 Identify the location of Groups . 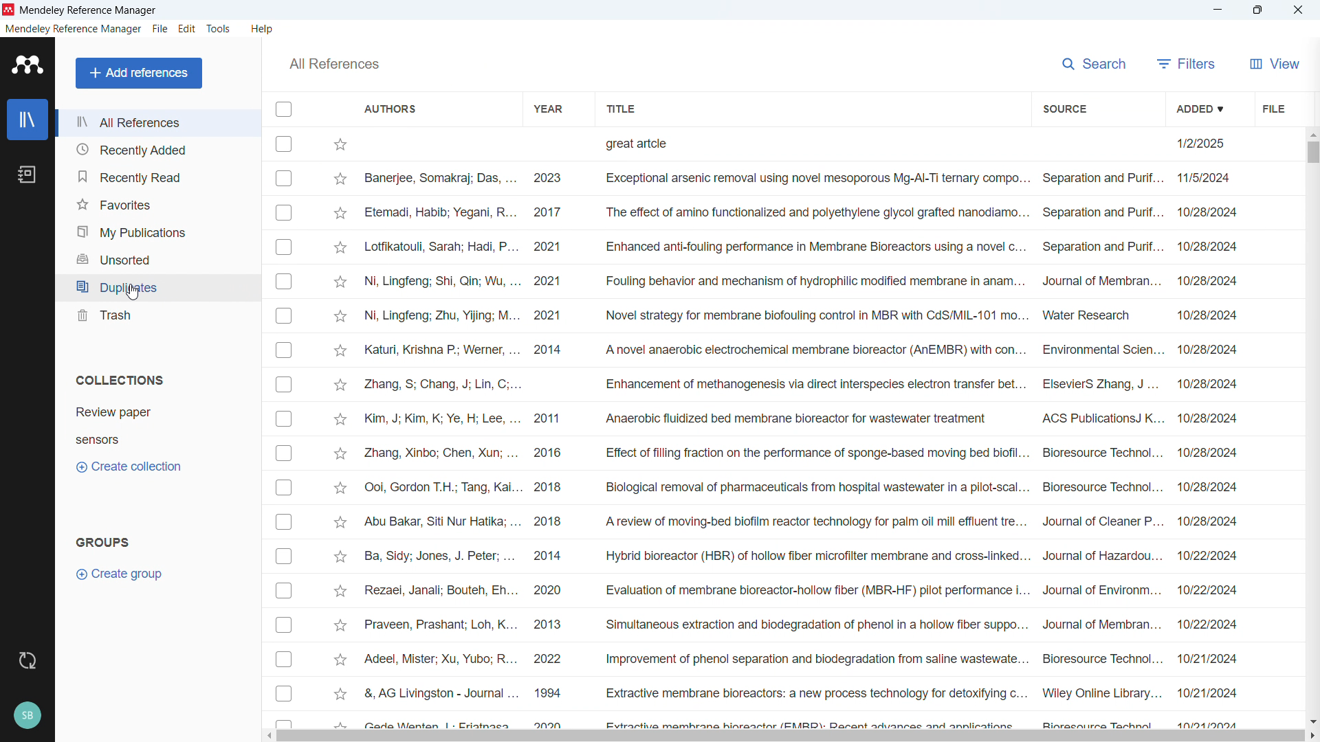
(104, 543).